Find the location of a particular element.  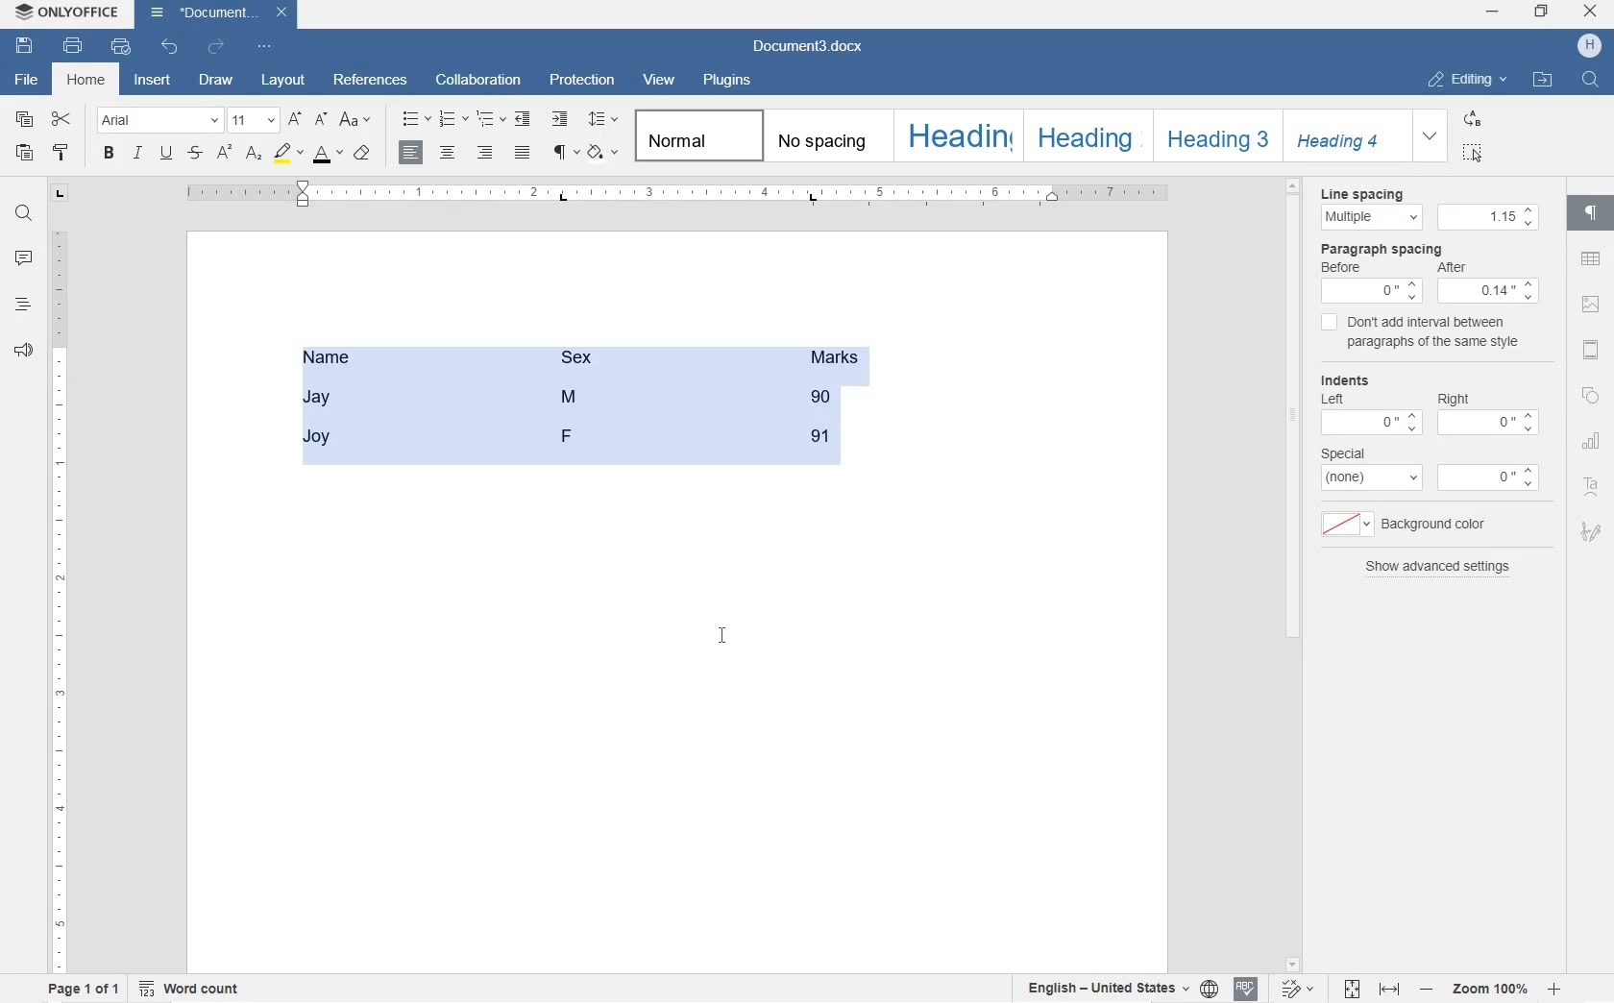

INSERT is located at coordinates (155, 81).